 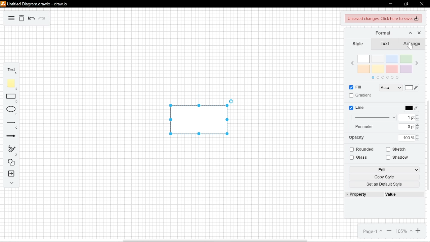 I want to click on current zoom, so click(x=418, y=231).